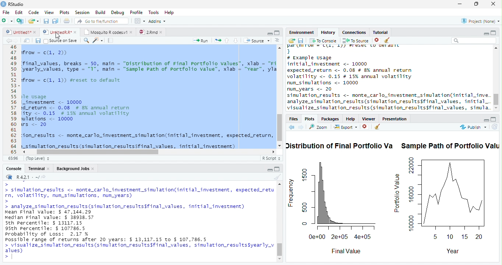 The height and width of the screenshot is (265, 502). What do you see at coordinates (474, 40) in the screenshot?
I see `Search` at bounding box center [474, 40].